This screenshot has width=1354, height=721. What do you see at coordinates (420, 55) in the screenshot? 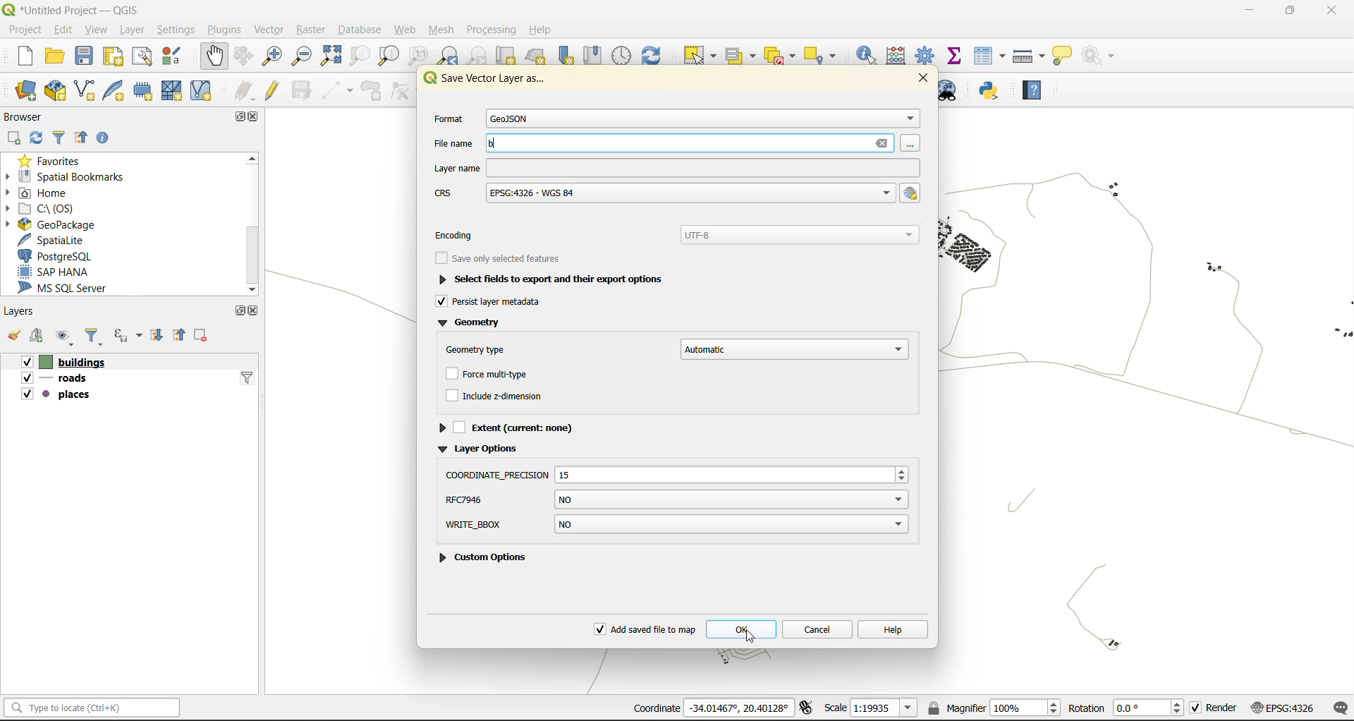
I see `zoom native` at bounding box center [420, 55].